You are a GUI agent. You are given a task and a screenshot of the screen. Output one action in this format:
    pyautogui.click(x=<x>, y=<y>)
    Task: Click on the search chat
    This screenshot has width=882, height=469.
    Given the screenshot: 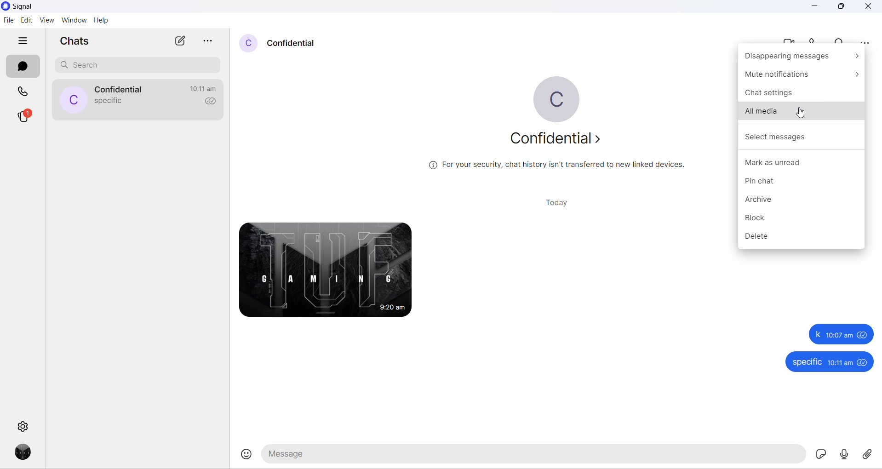 What is the action you would take?
    pyautogui.click(x=140, y=66)
    